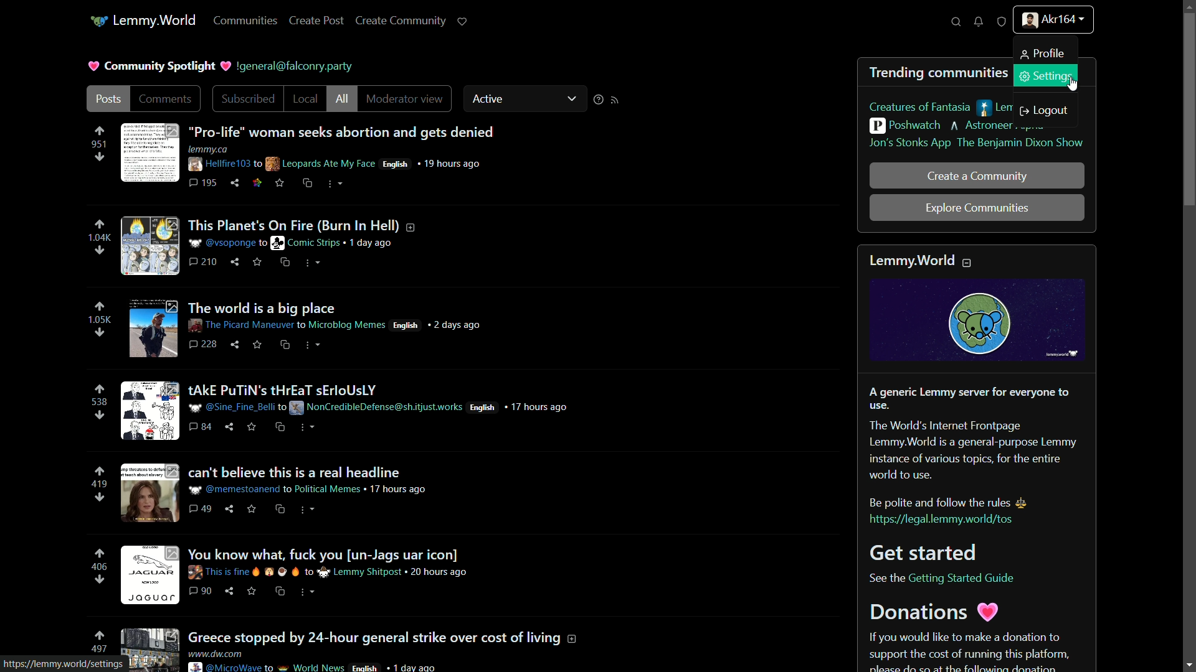 The image size is (1196, 672). What do you see at coordinates (341, 99) in the screenshot?
I see `all` at bounding box center [341, 99].